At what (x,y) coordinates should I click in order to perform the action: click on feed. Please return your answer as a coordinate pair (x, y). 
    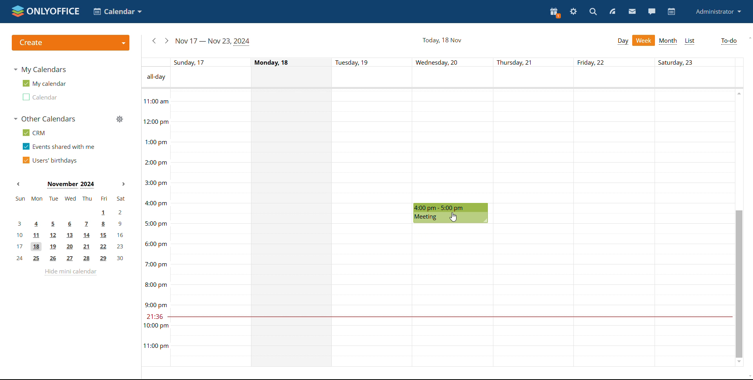
    Looking at the image, I should click on (614, 12).